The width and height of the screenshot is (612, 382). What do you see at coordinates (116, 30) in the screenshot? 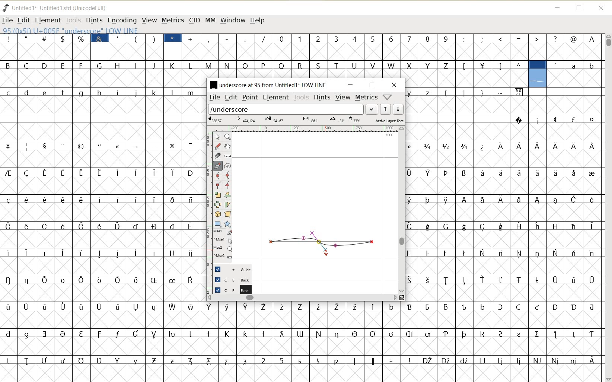
I see `GLYPHY INFO` at bounding box center [116, 30].